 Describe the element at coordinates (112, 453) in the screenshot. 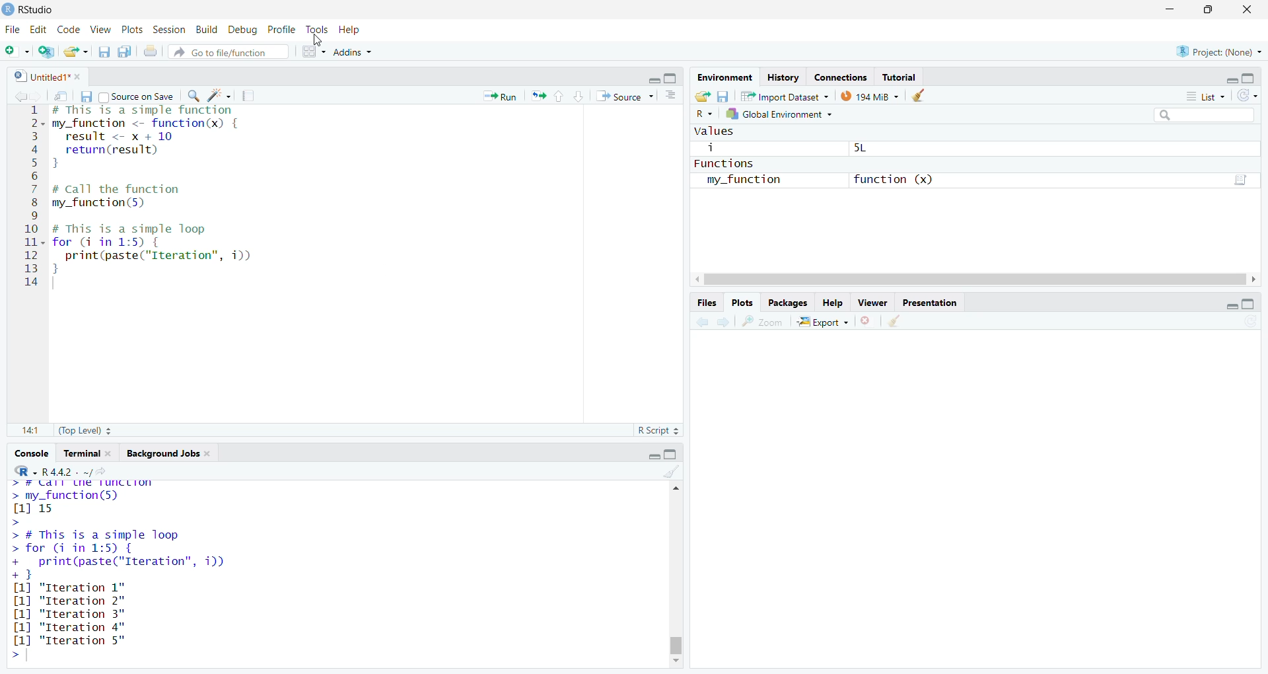

I see `close ` at that location.